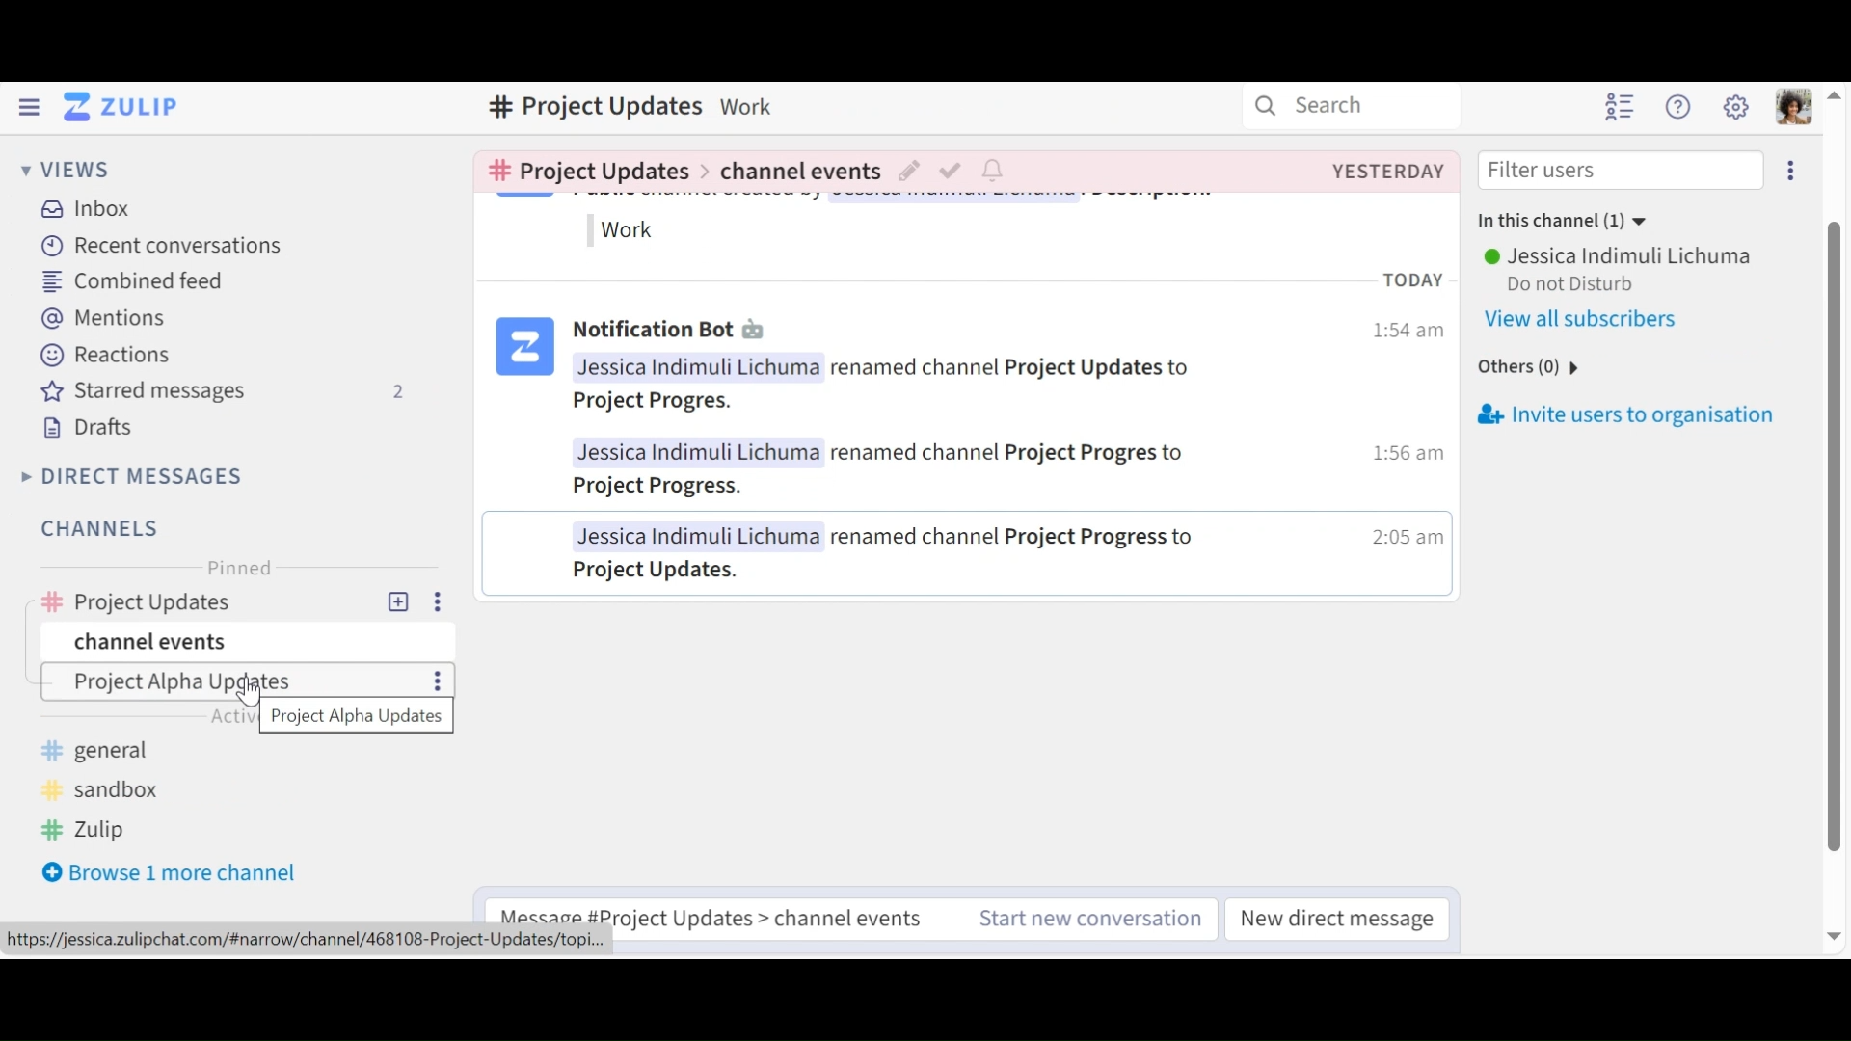 This screenshot has width=1851, height=1041. I want to click on Combined feed, so click(130, 281).